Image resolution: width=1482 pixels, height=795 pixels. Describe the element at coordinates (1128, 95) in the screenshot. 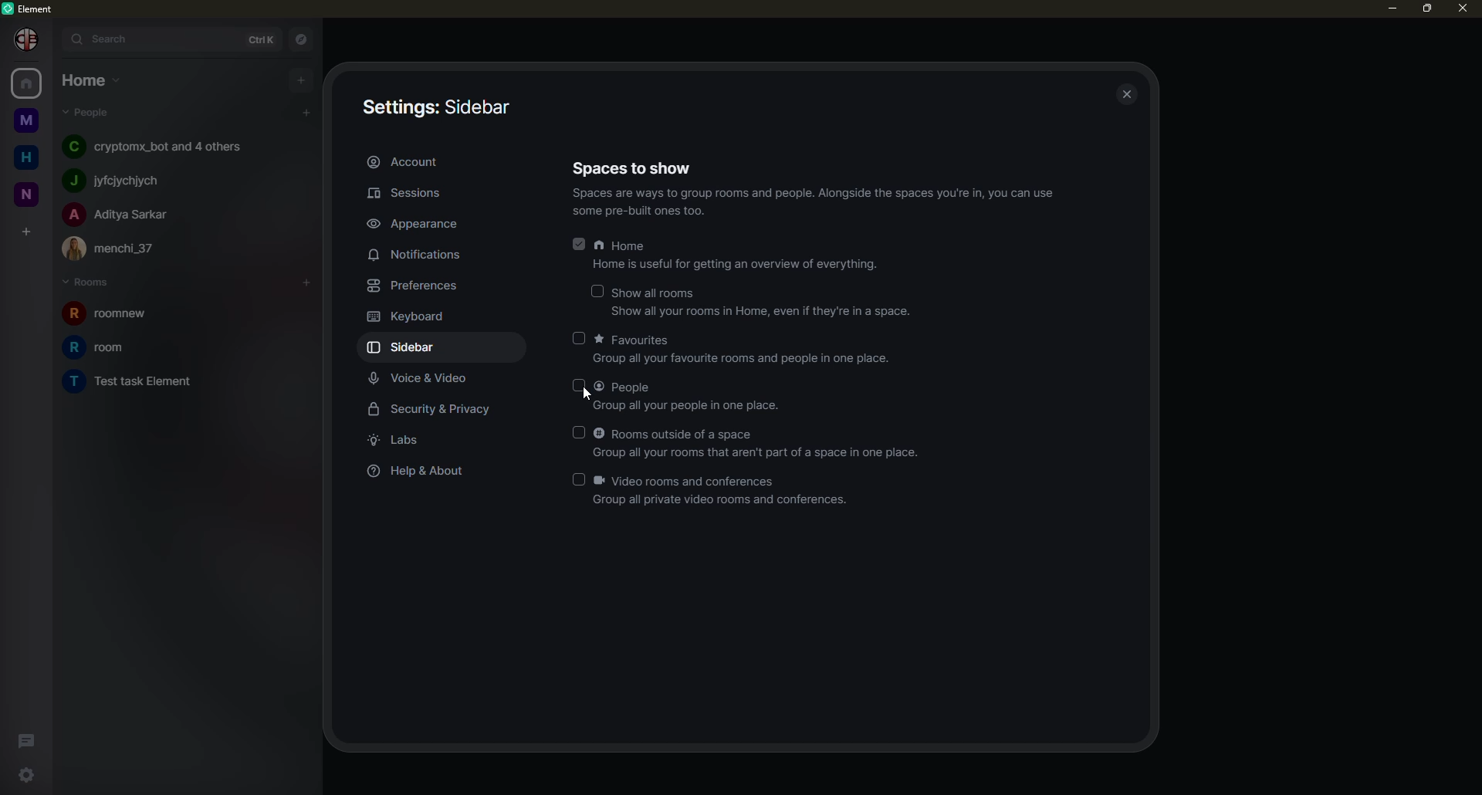

I see `close` at that location.